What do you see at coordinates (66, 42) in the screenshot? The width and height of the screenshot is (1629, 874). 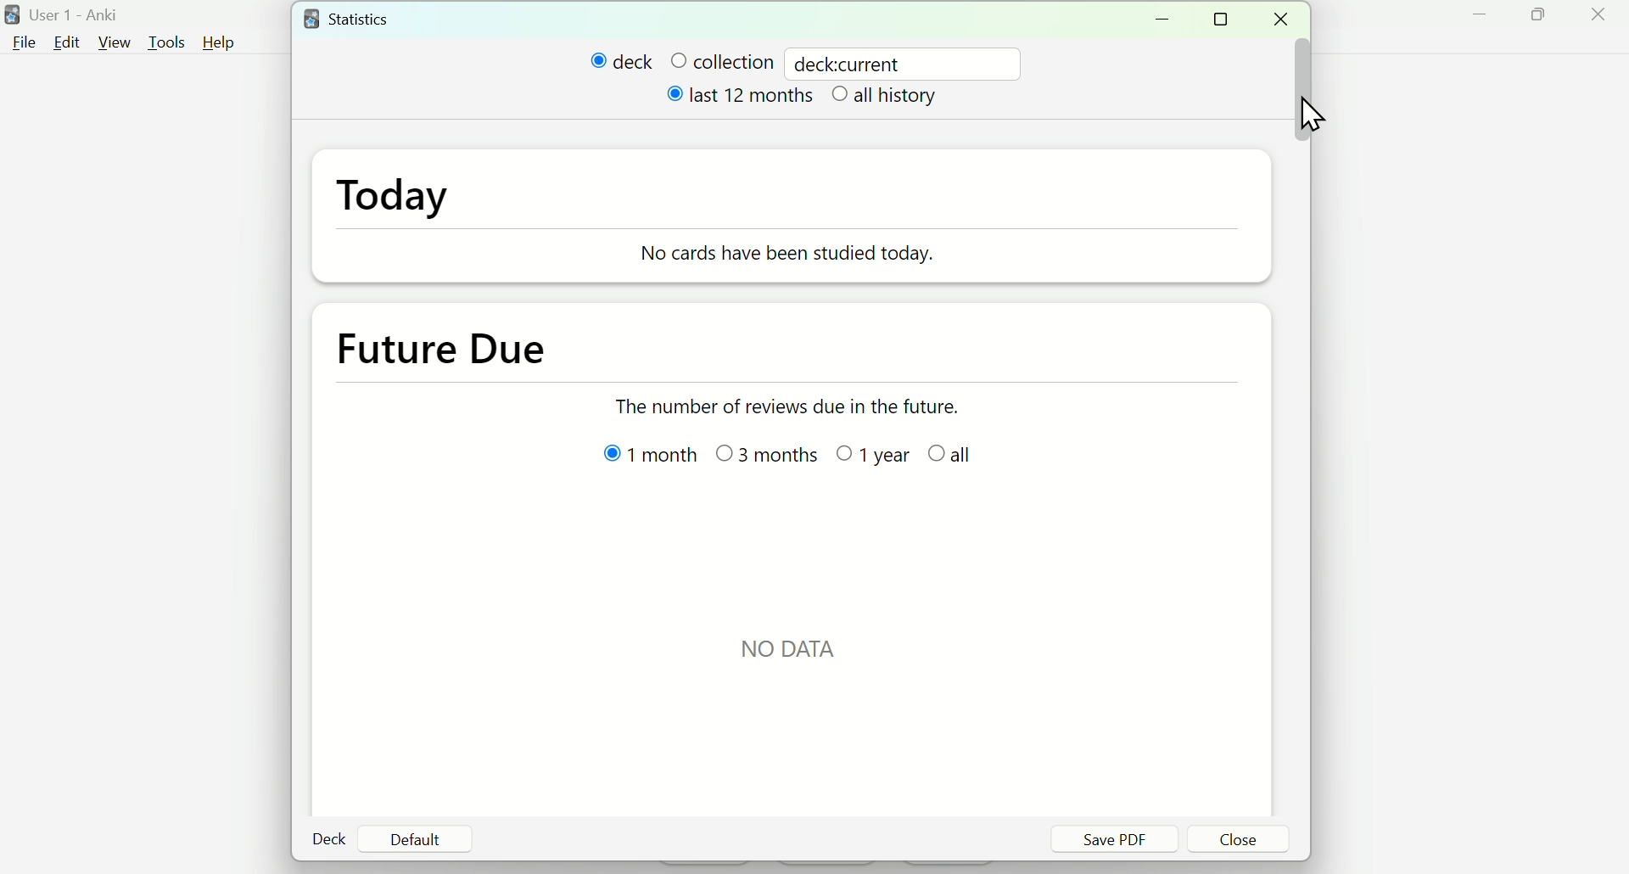 I see `Edit` at bounding box center [66, 42].